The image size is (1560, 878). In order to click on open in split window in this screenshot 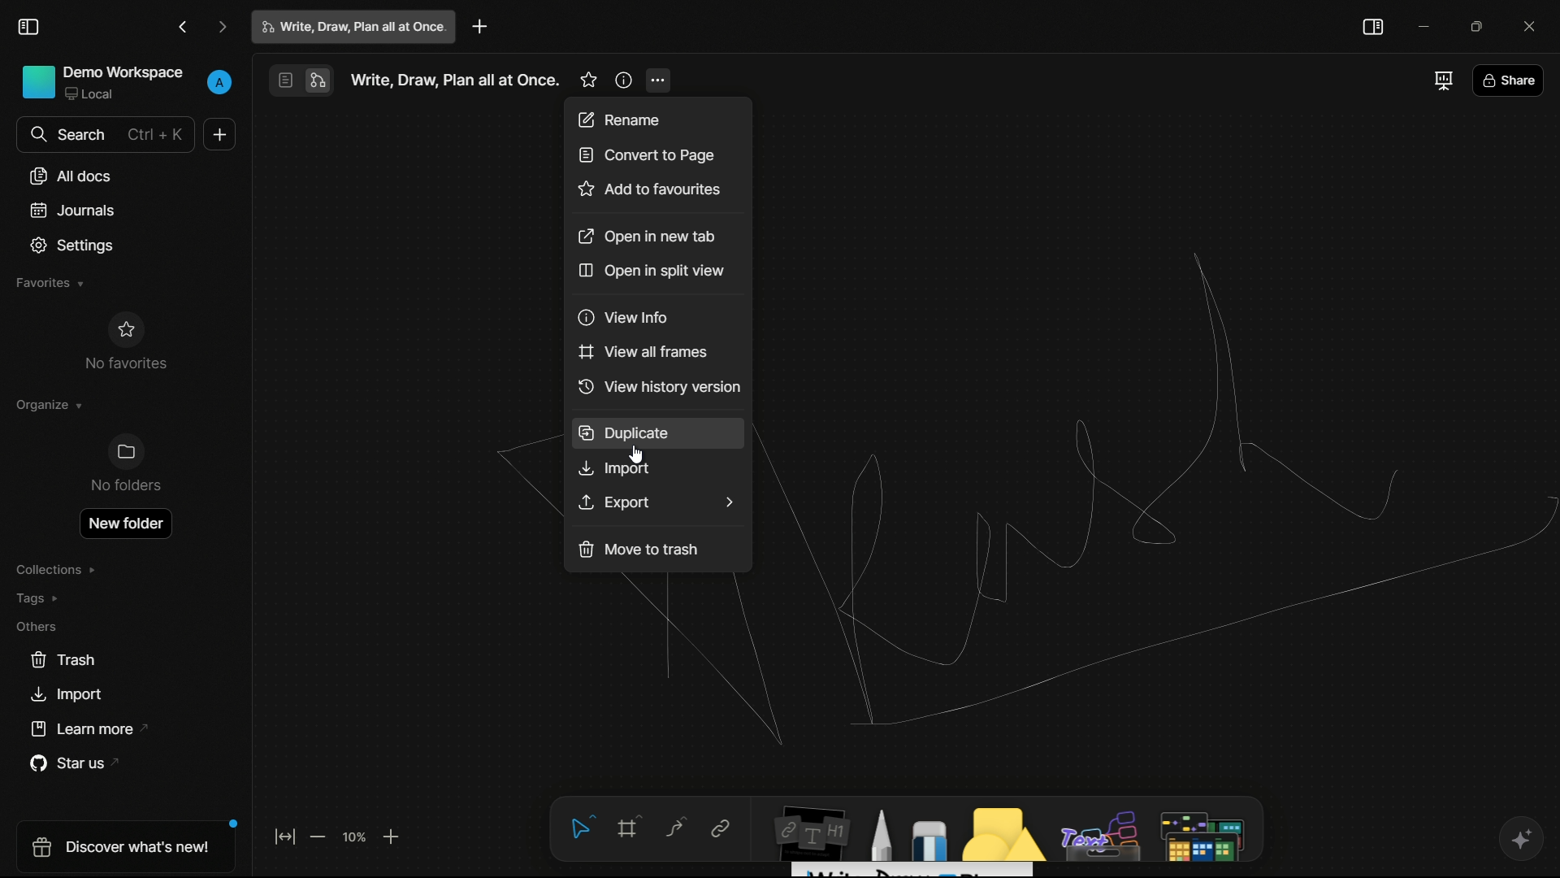, I will do `click(652, 272)`.